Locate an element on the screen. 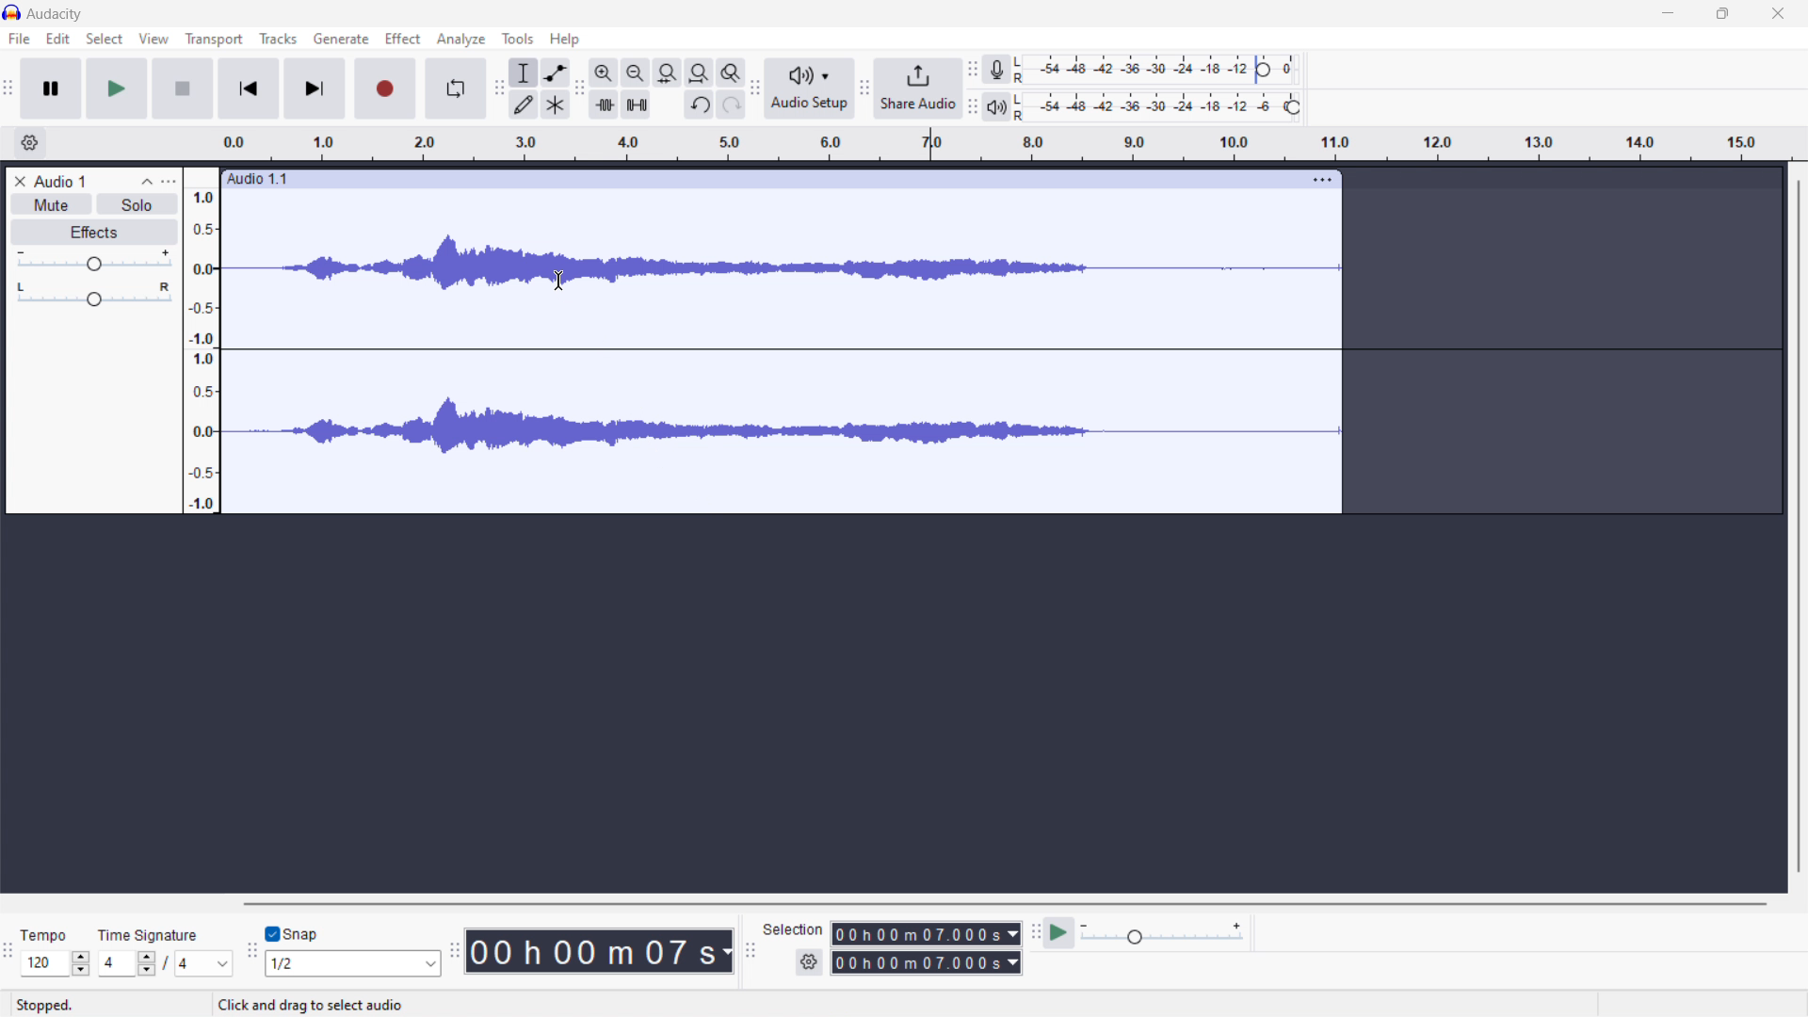  undo is located at coordinates (700, 104).